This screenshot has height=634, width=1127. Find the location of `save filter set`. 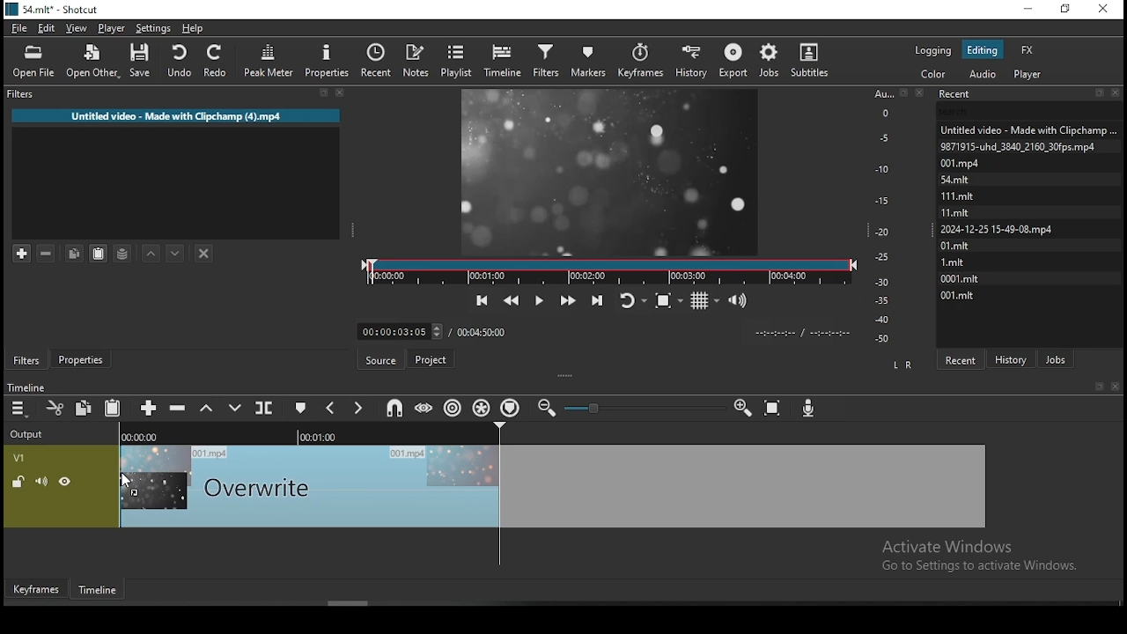

save filter set is located at coordinates (123, 254).